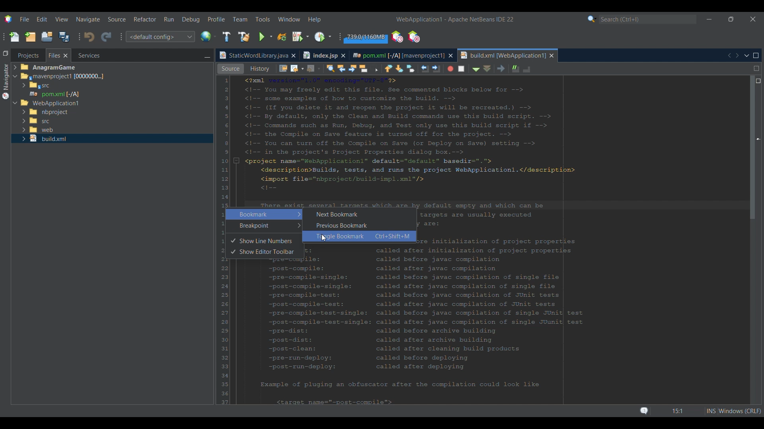 This screenshot has width=764, height=429. I want to click on Next bookmark, so click(472, 68).